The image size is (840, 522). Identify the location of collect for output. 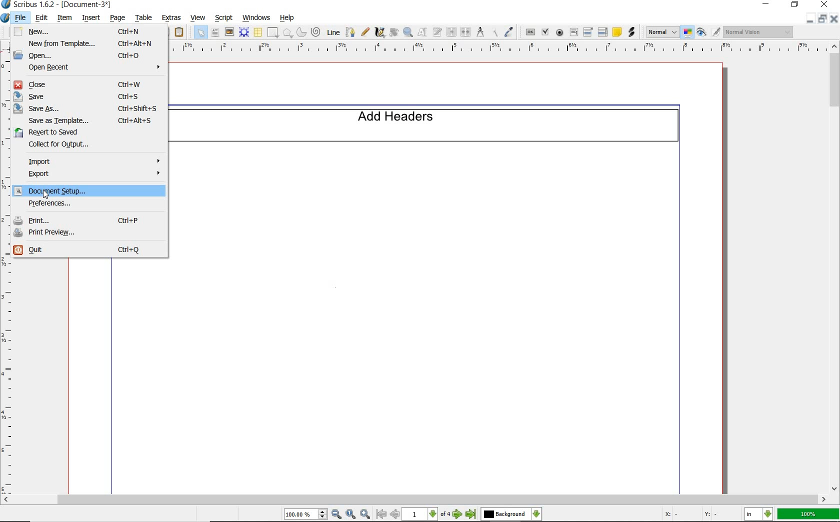
(95, 146).